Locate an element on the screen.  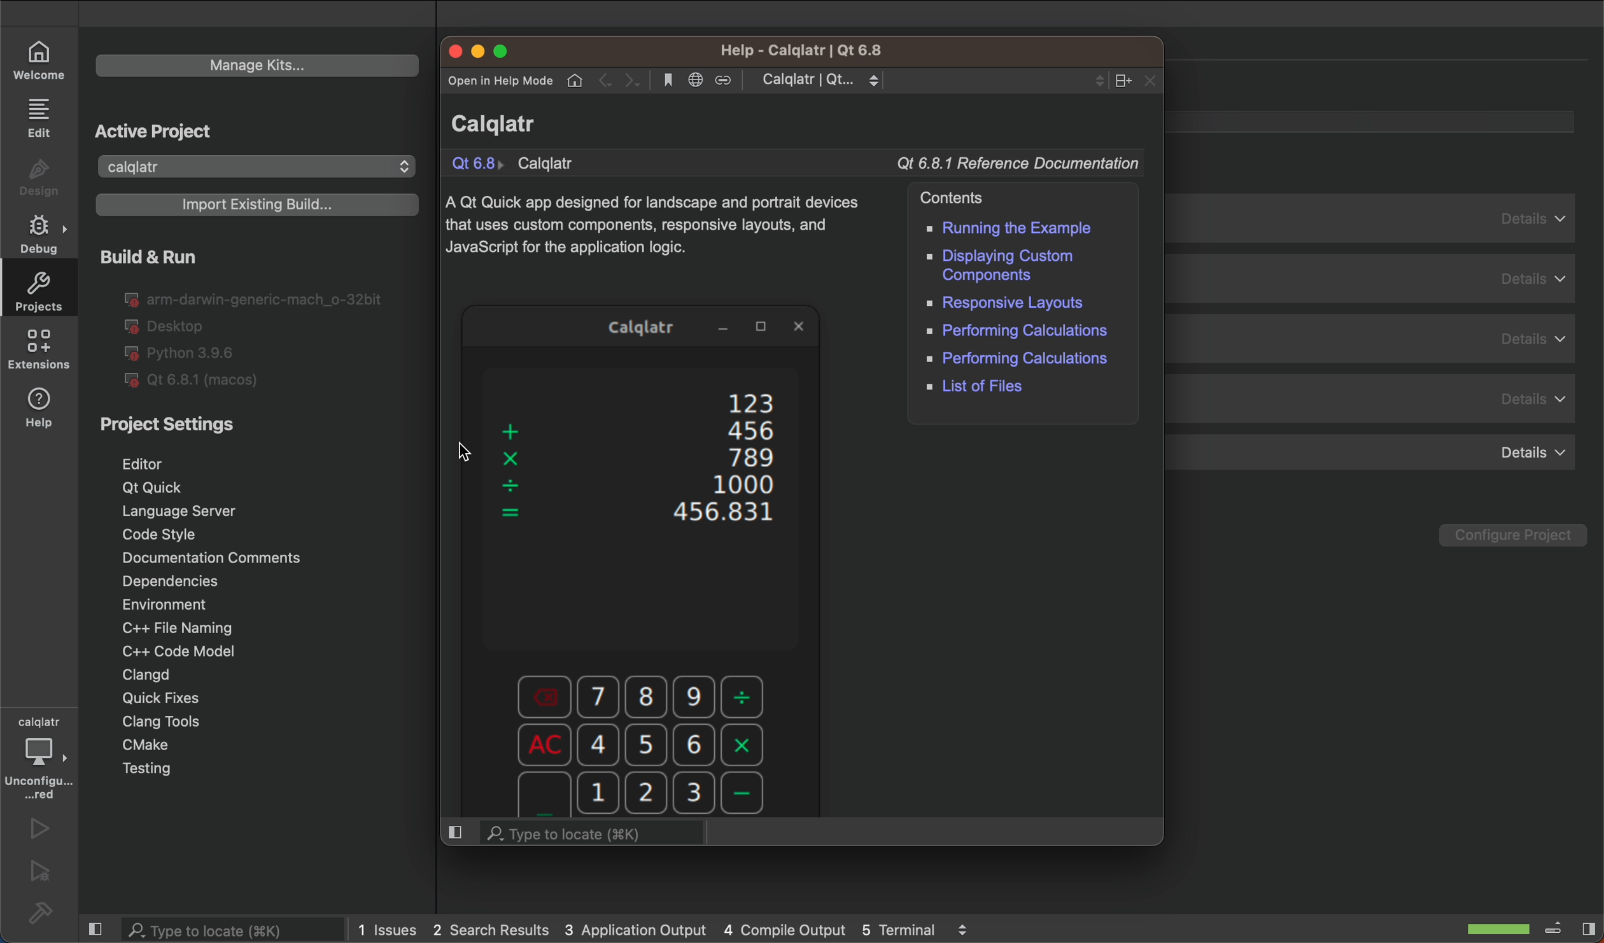
performing calculation is located at coordinates (1025, 360).